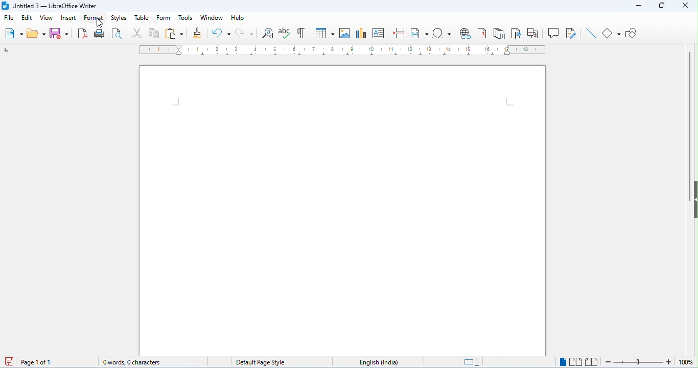 This screenshot has height=368, width=698. Describe the element at coordinates (187, 18) in the screenshot. I see `tools` at that location.